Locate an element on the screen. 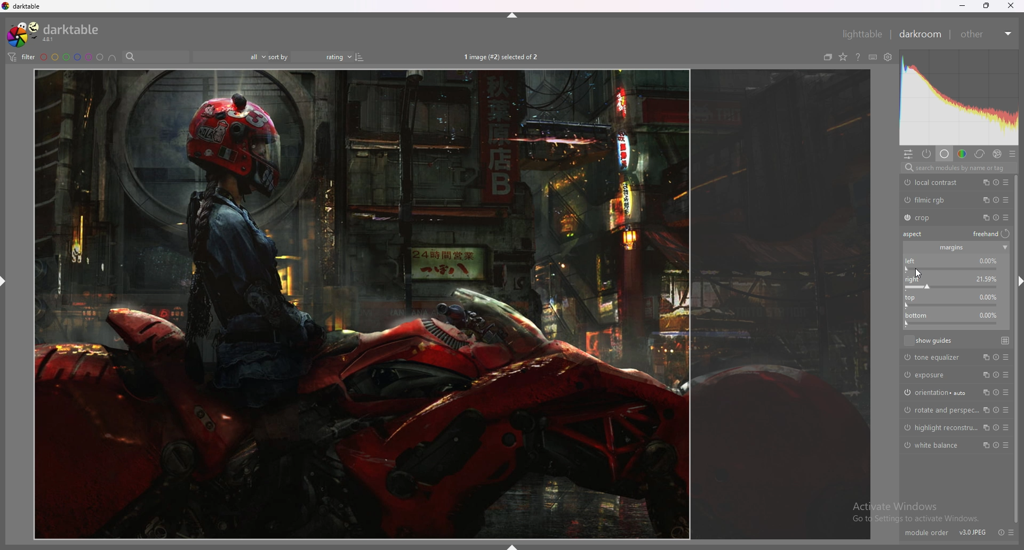 The width and height of the screenshot is (1024, 550). color label is located at coordinates (72, 56).